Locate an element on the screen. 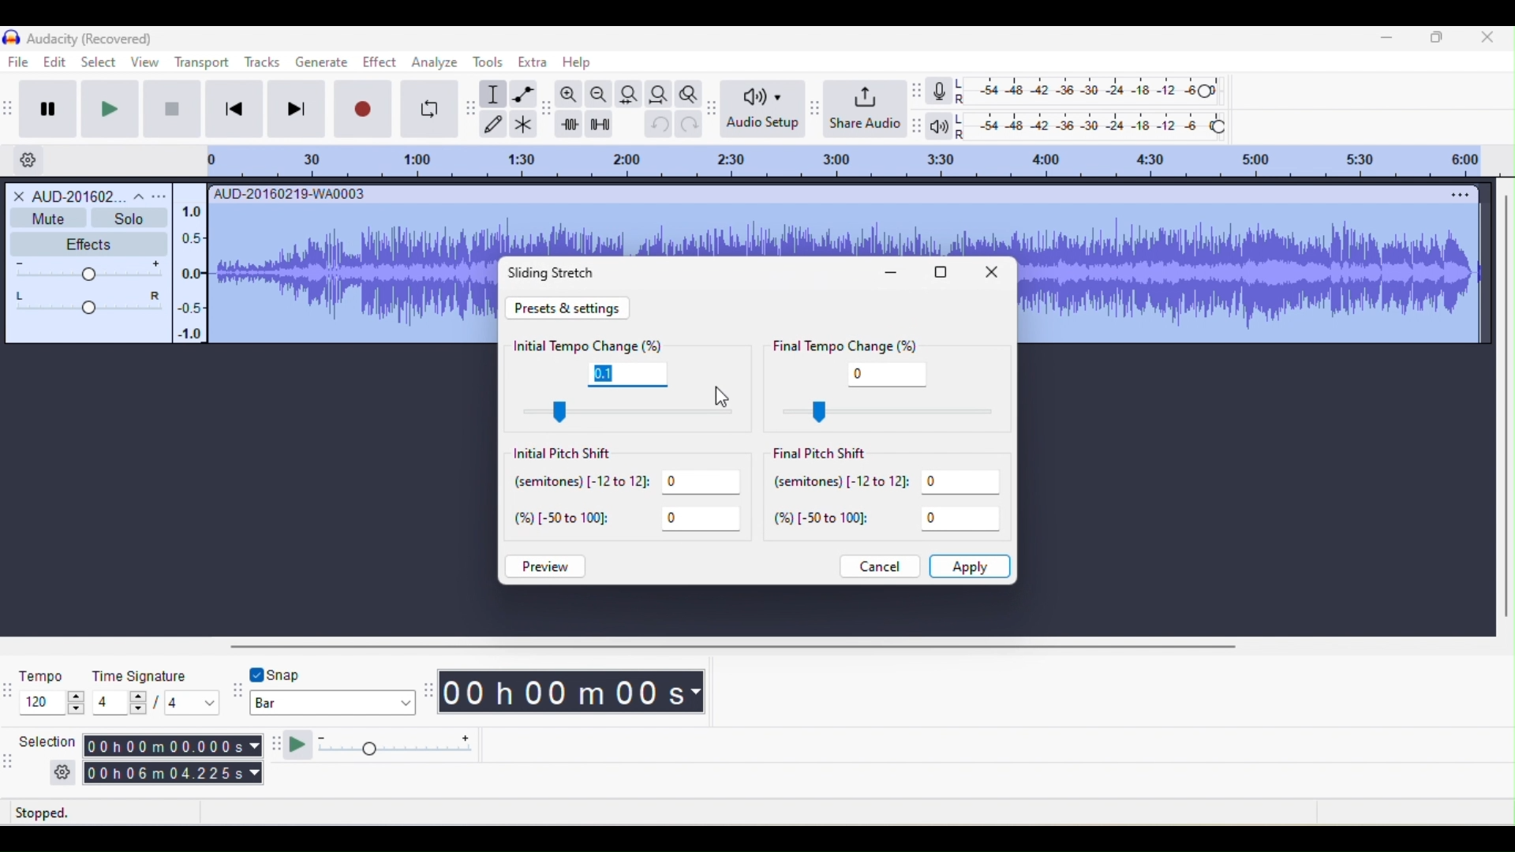  horizontal scroll bar is located at coordinates (744, 645).